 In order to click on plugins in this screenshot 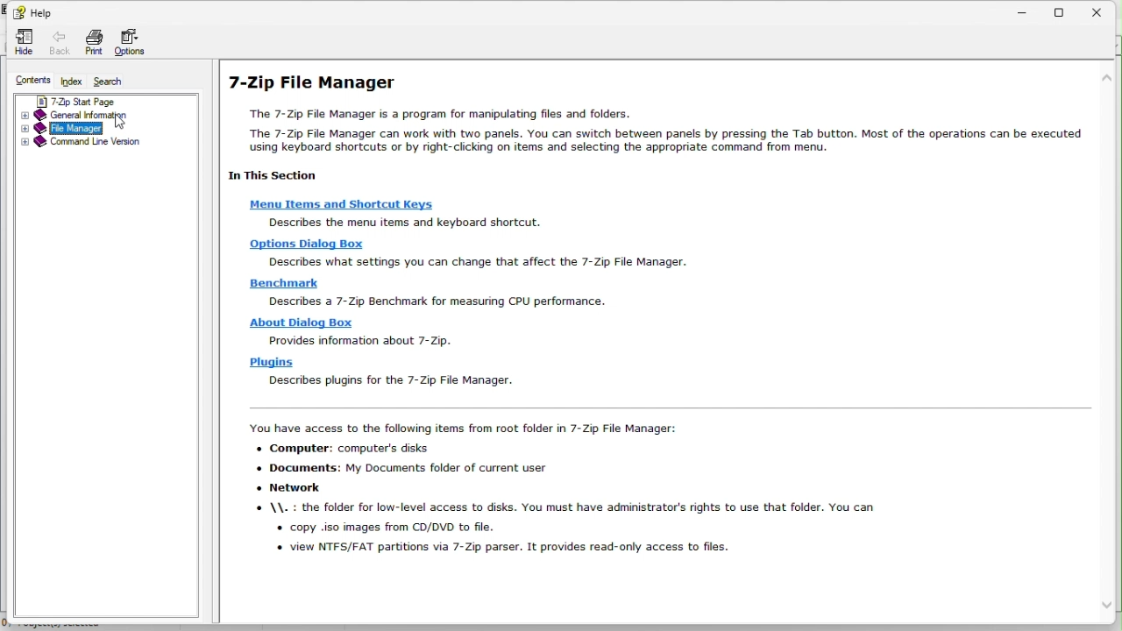, I will do `click(273, 361)`.